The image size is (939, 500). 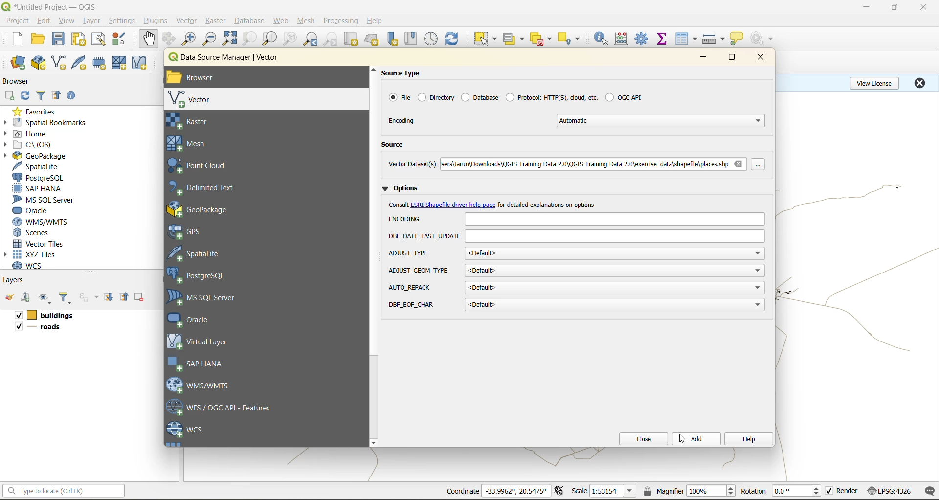 I want to click on home, so click(x=29, y=135).